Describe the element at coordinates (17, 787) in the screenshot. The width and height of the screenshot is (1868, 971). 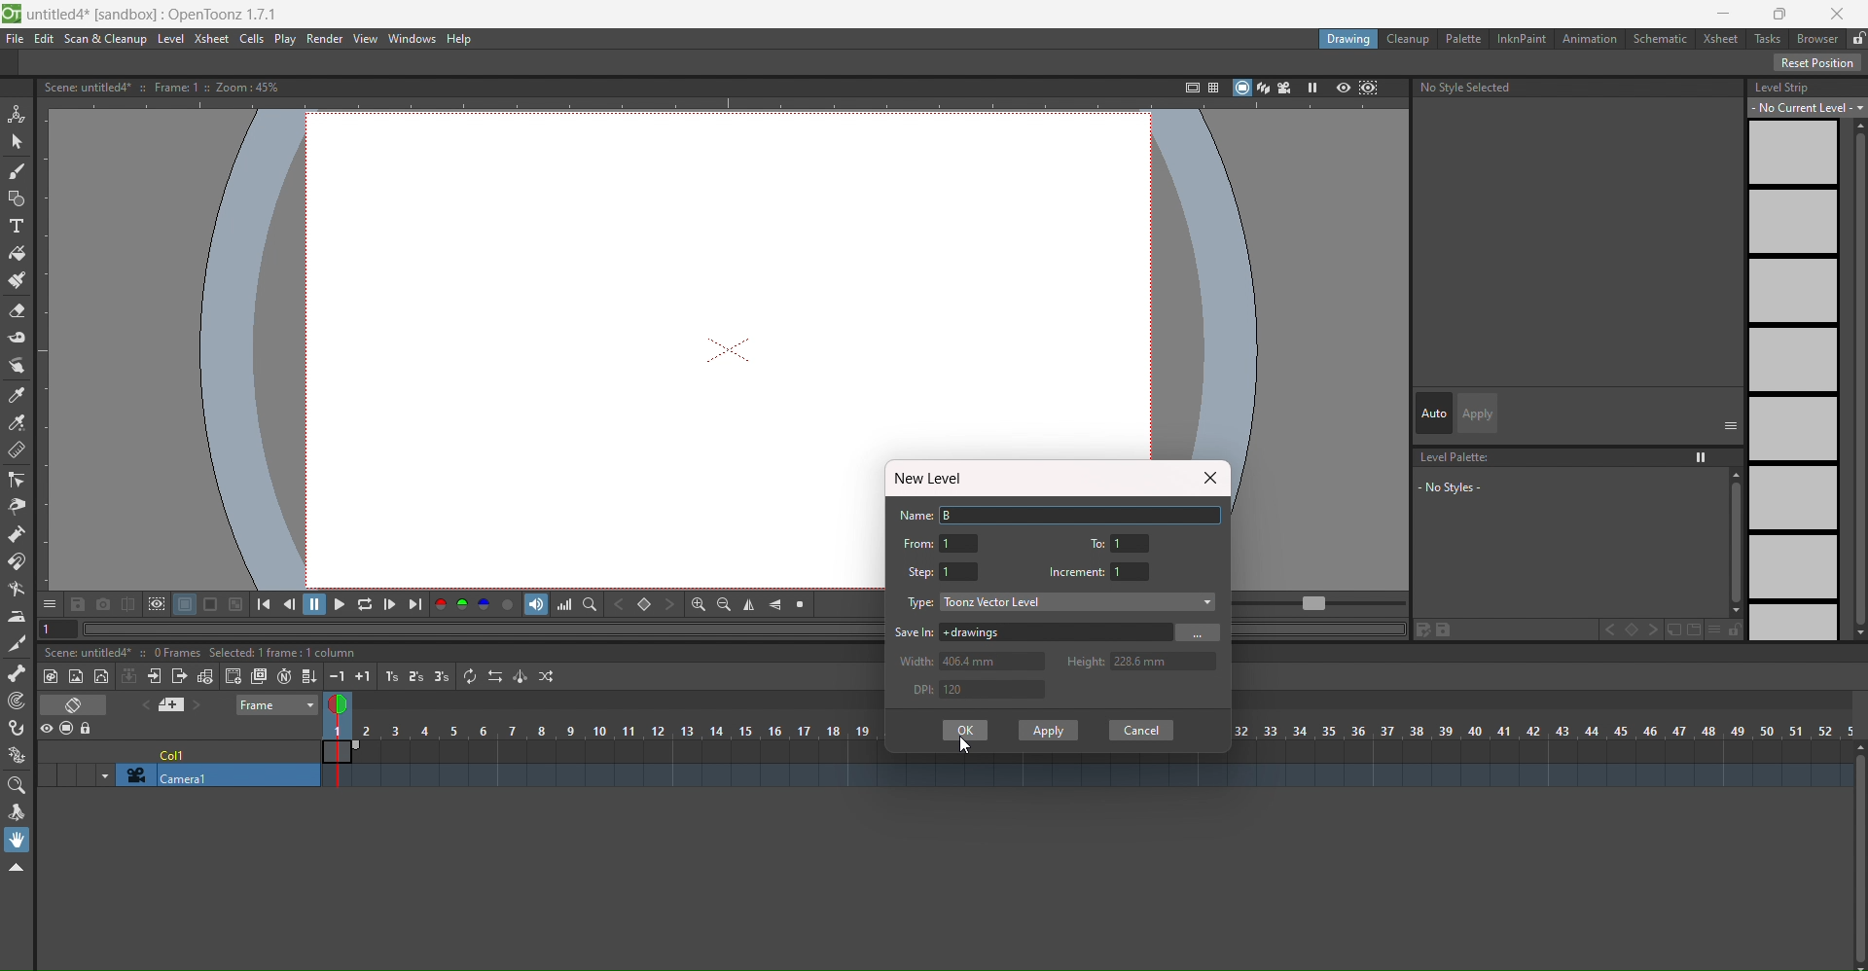
I see `magnifier tool` at that location.